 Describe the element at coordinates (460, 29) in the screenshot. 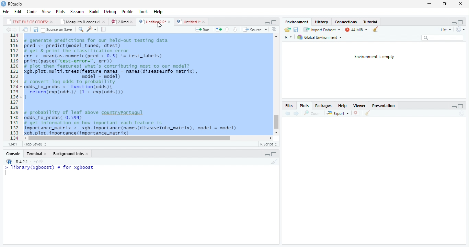

I see `Refresh` at that location.